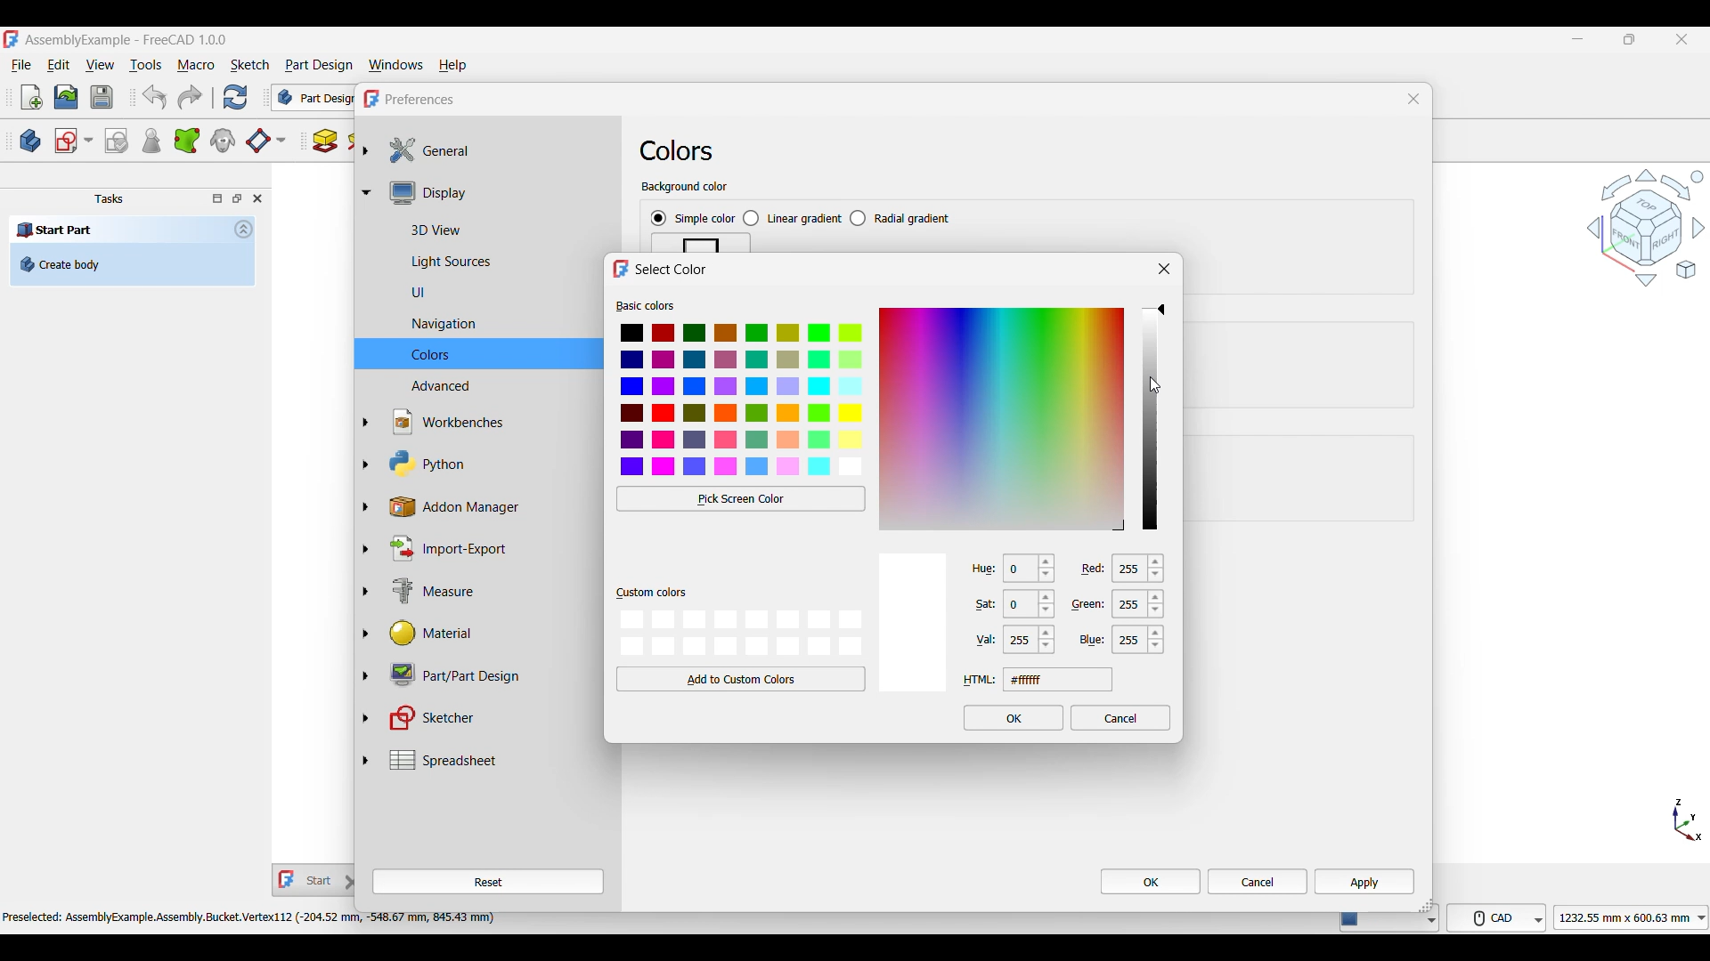 This screenshot has height=961, width=1710. Describe the element at coordinates (490, 507) in the screenshot. I see `Addon manager` at that location.